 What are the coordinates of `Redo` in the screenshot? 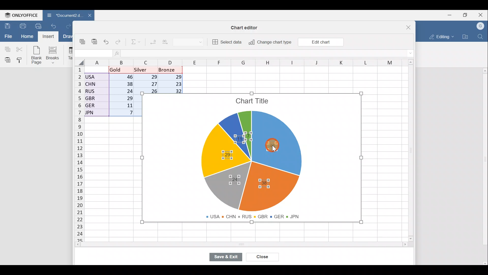 It's located at (118, 43).